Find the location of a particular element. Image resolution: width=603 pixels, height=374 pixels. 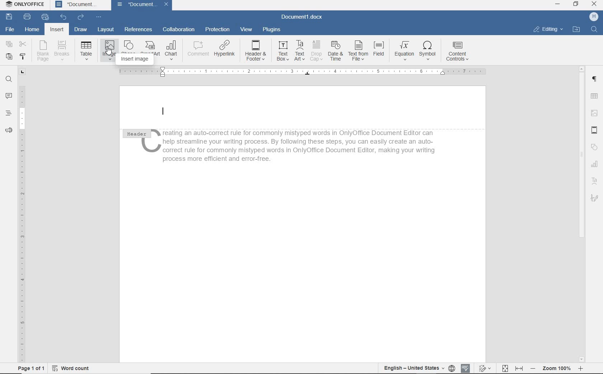

COMMENT is located at coordinates (198, 51).